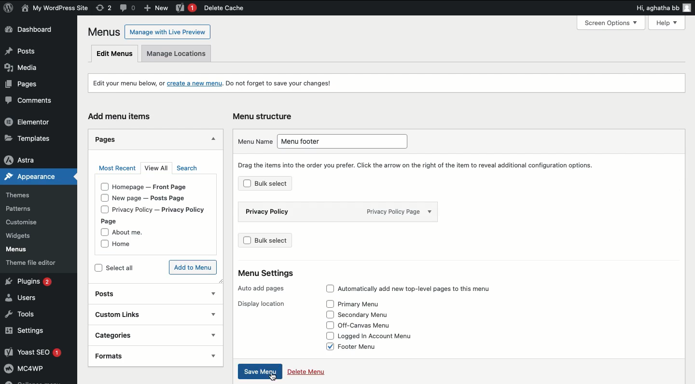  What do you see at coordinates (213, 335) in the screenshot?
I see `show` at bounding box center [213, 335].